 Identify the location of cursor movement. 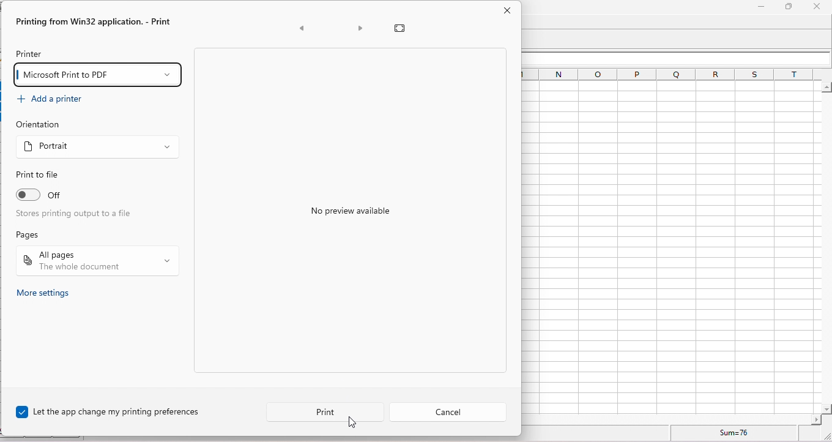
(355, 424).